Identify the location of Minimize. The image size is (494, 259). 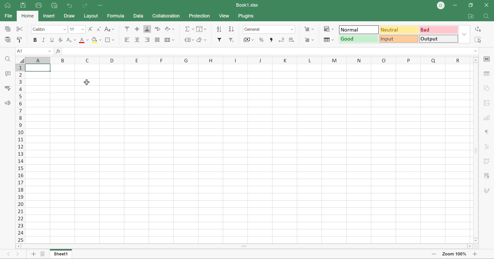
(455, 5).